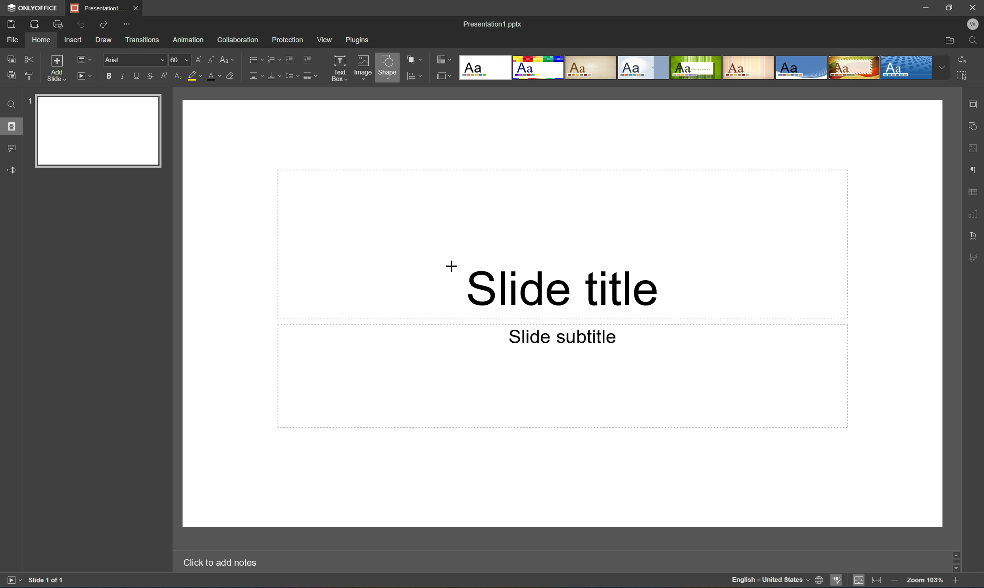  Describe the element at coordinates (876, 581) in the screenshot. I see `Fit to width` at that location.